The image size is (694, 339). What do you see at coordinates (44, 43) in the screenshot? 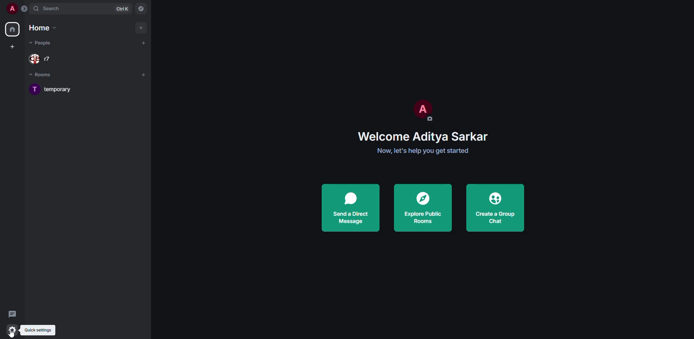
I see `people` at bounding box center [44, 43].